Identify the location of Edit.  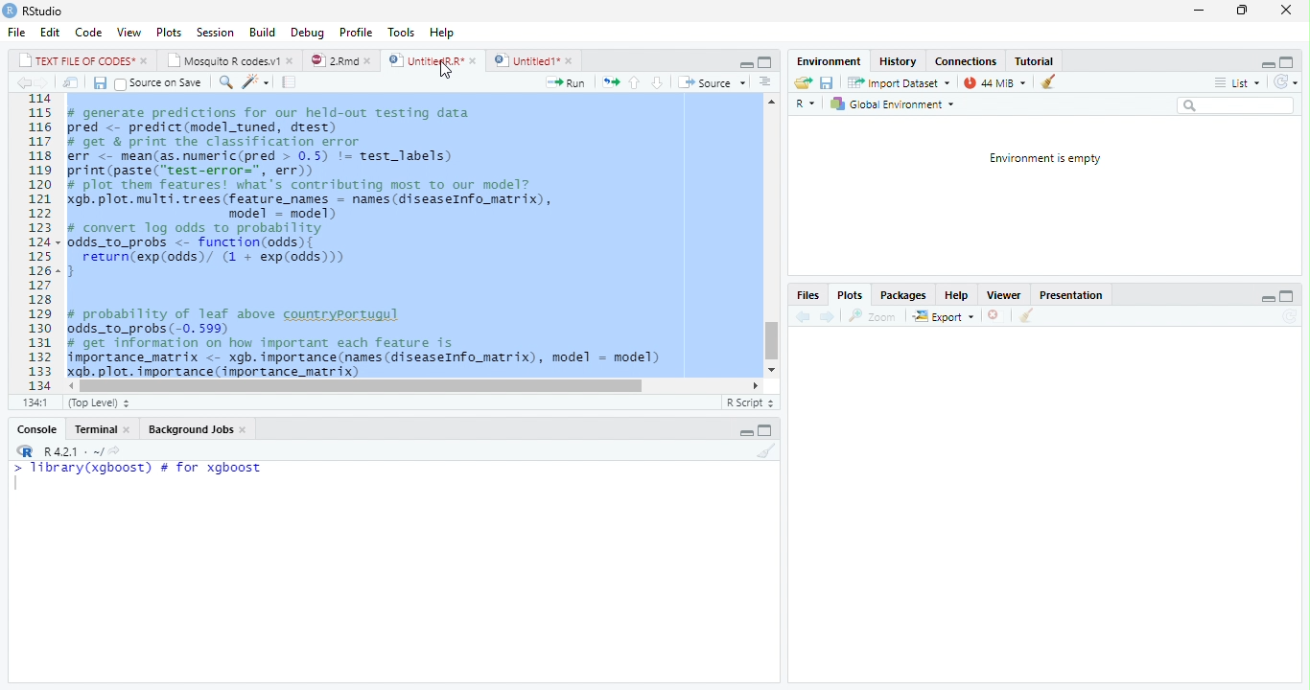
(48, 32).